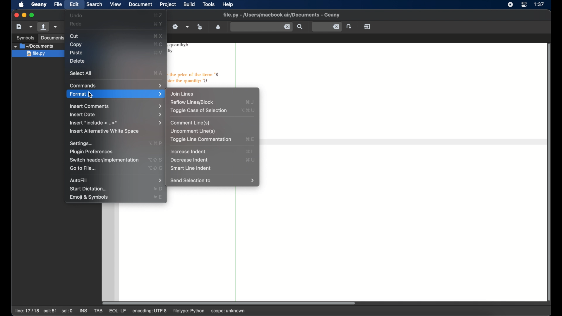 The width and height of the screenshot is (562, 316). What do you see at coordinates (83, 310) in the screenshot?
I see `ins` at bounding box center [83, 310].